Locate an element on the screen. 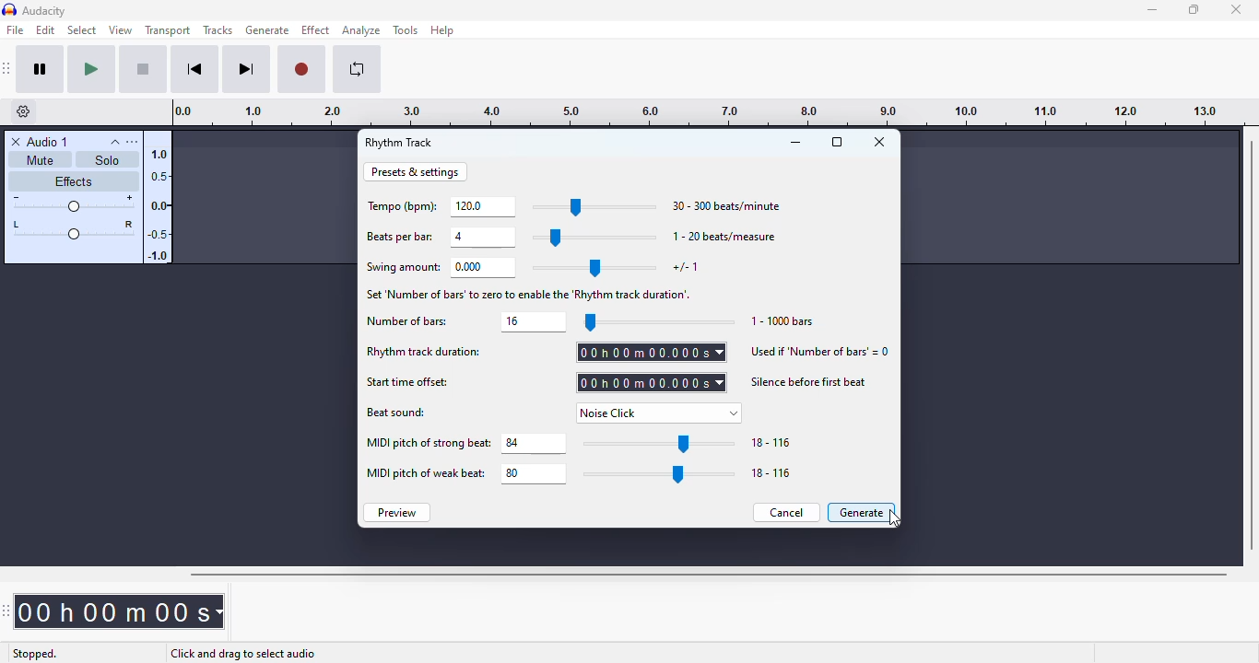 The image size is (1259, 663). amplitude is located at coordinates (158, 202).